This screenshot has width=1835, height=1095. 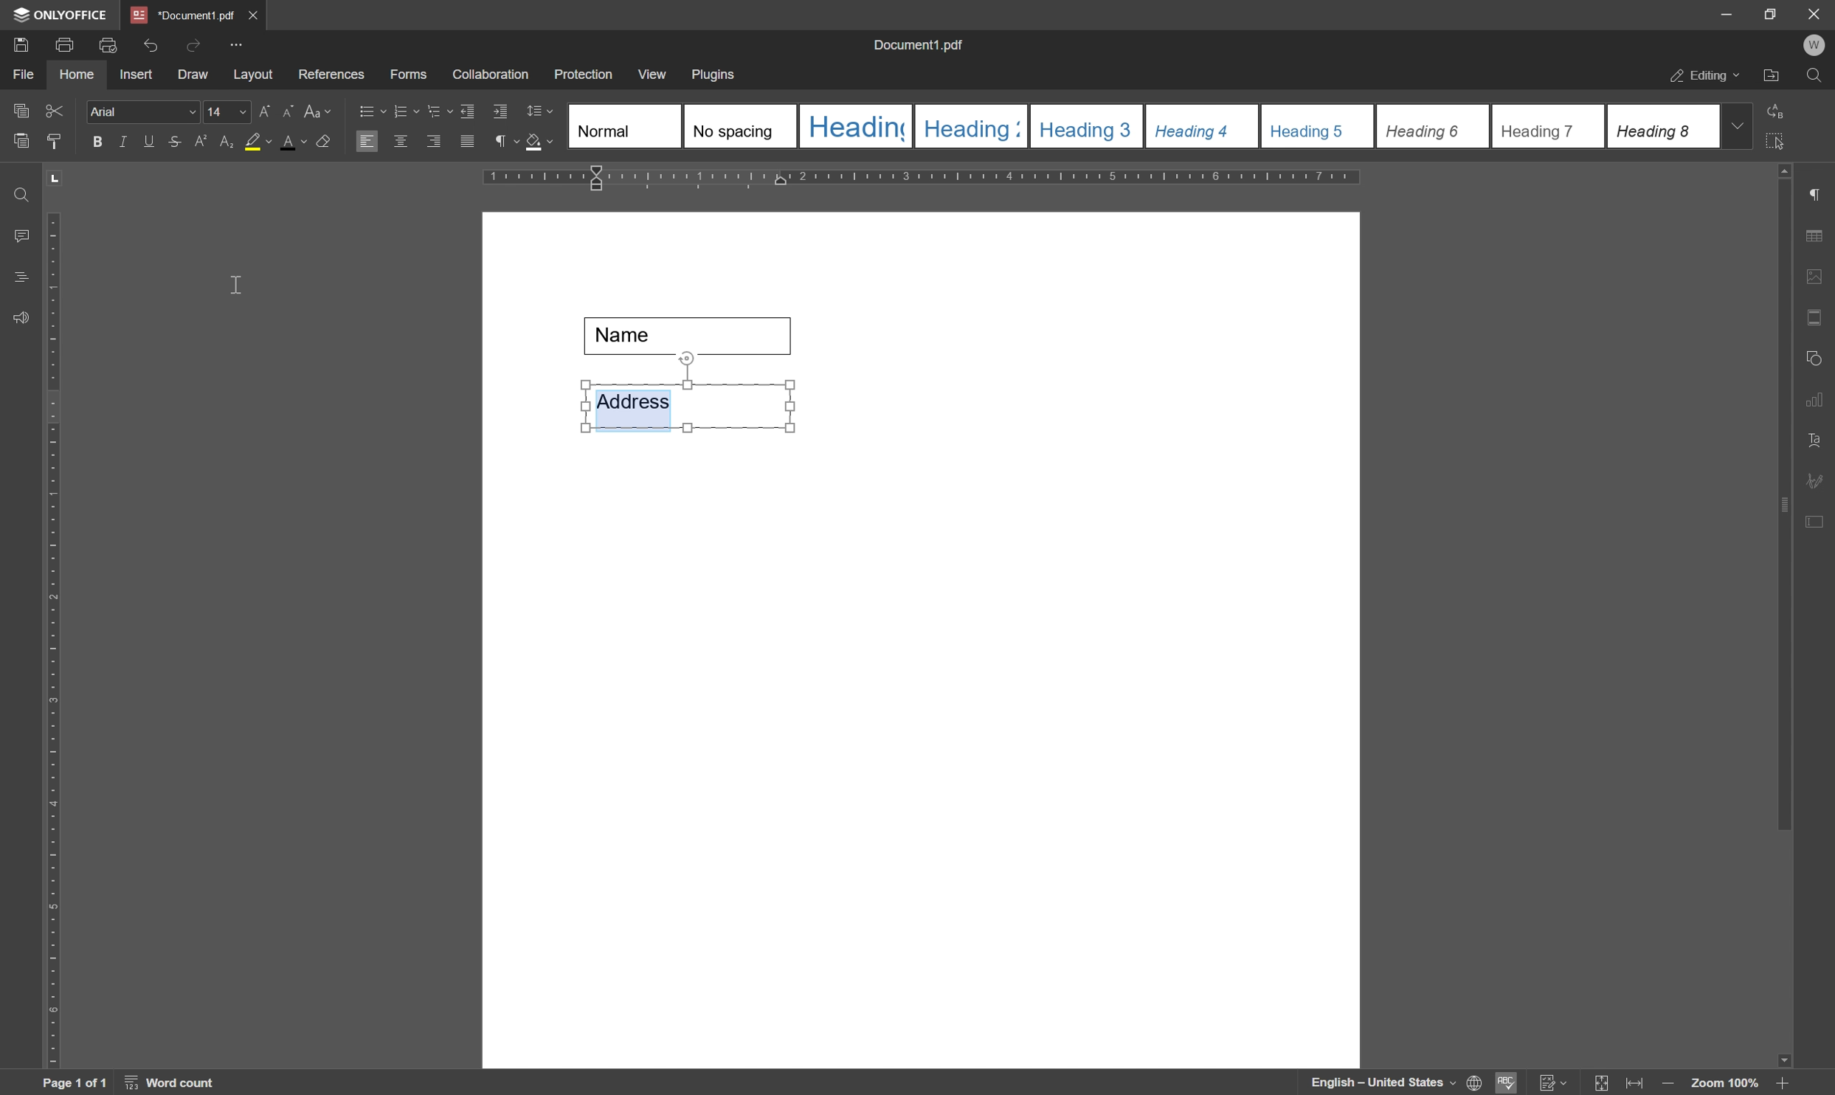 What do you see at coordinates (21, 75) in the screenshot?
I see `file` at bounding box center [21, 75].